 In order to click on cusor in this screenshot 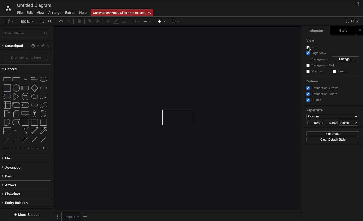, I will do `click(310, 50)`.